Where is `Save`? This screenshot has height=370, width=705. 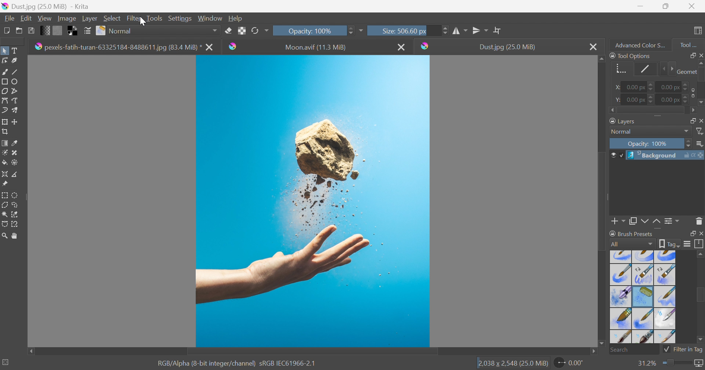 Save is located at coordinates (30, 30).